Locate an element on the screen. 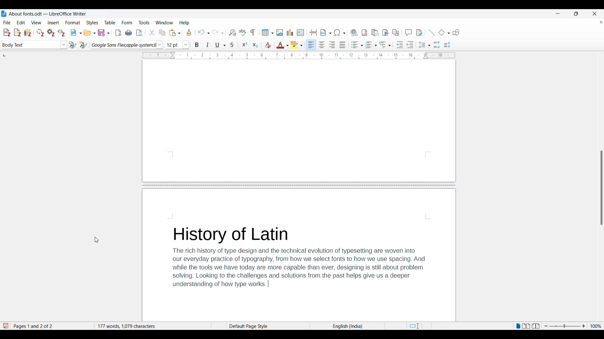  Copy is located at coordinates (162, 33).